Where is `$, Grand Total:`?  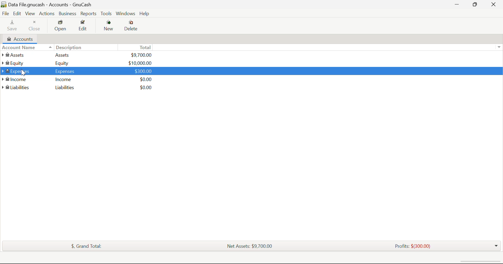
$, Grand Total: is located at coordinates (83, 246).